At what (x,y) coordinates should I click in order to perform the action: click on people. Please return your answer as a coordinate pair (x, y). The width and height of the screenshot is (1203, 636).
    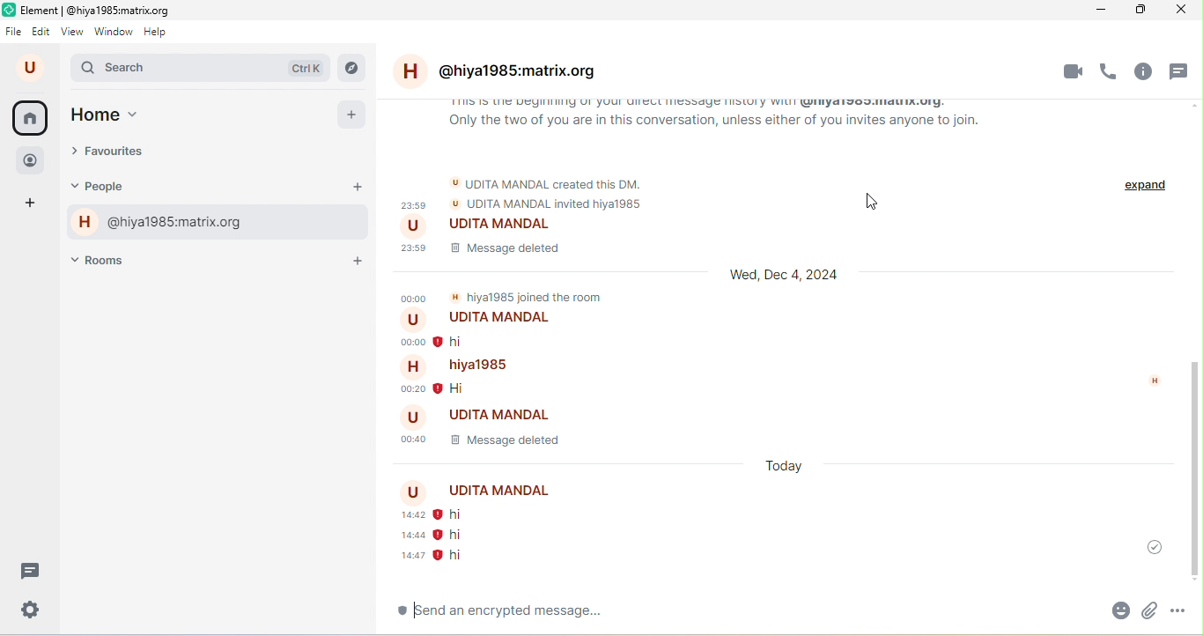
    Looking at the image, I should click on (33, 159).